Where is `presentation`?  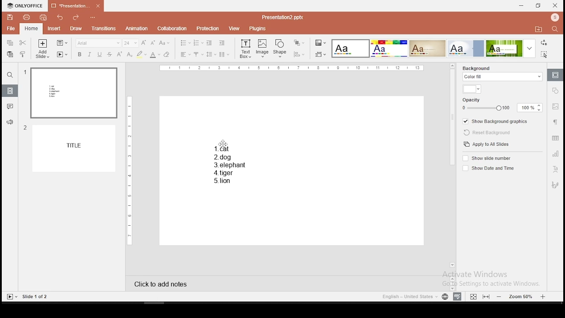
presentation is located at coordinates (76, 6).